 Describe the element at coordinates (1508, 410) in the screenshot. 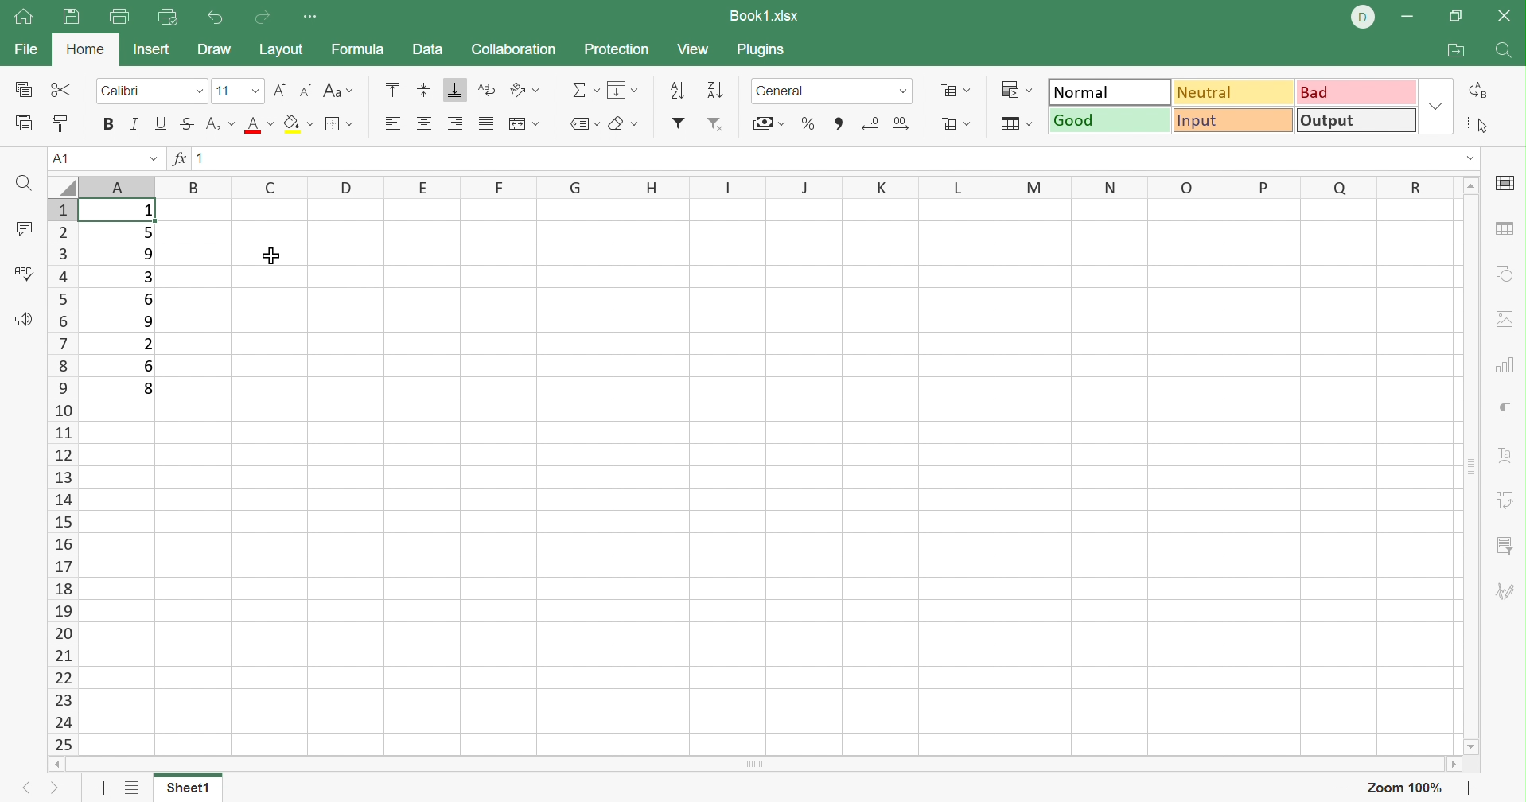

I see `Paragraph settings` at that location.